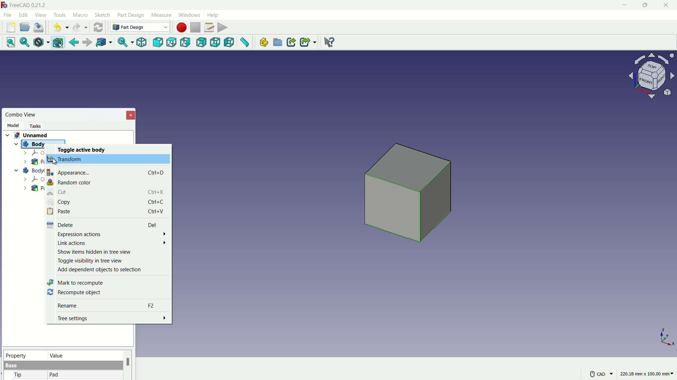 The width and height of the screenshot is (677, 380). What do you see at coordinates (202, 43) in the screenshot?
I see `back view` at bounding box center [202, 43].